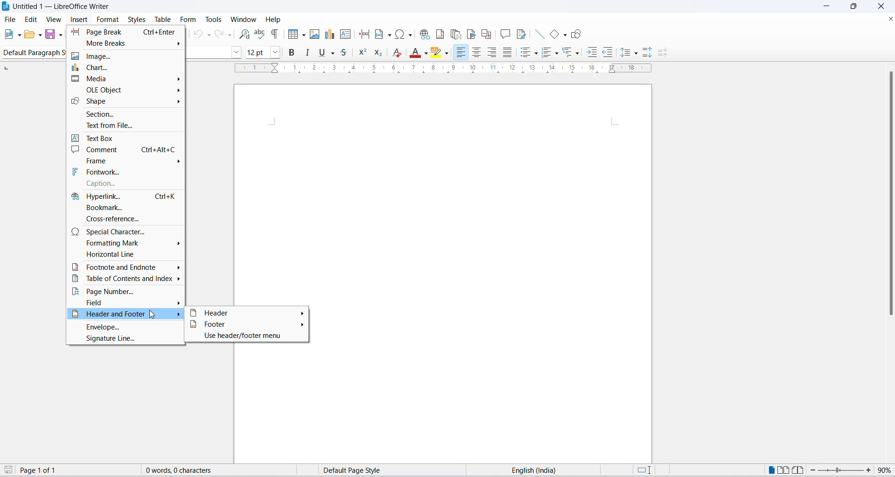 The width and height of the screenshot is (895, 477). Describe the element at coordinates (123, 207) in the screenshot. I see `bookmark` at that location.